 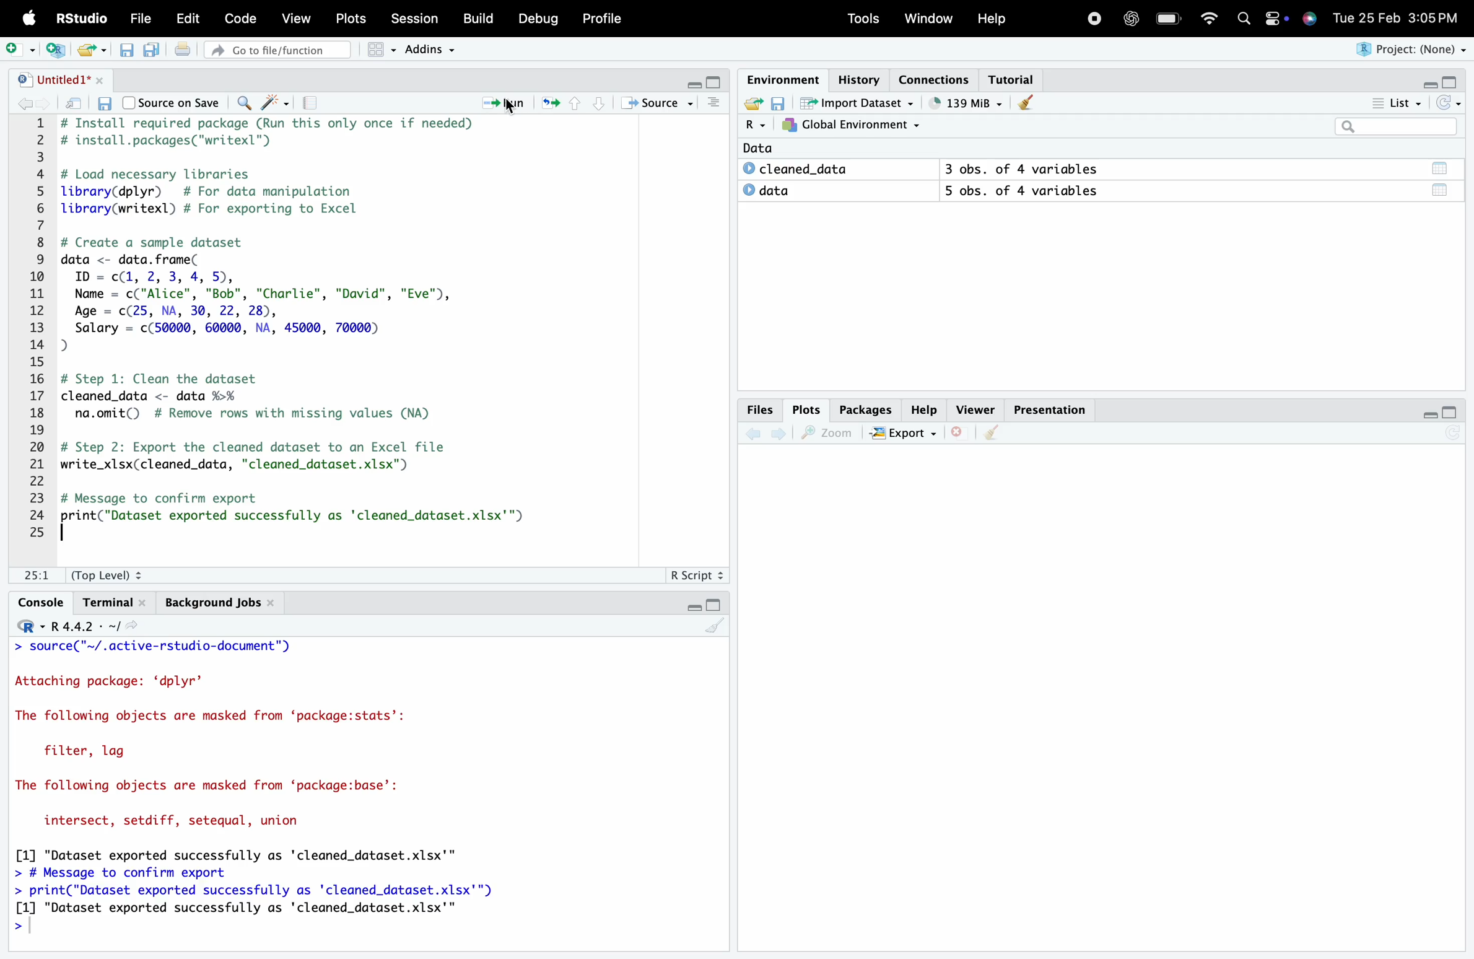 What do you see at coordinates (717, 628) in the screenshot?
I see `Clear console` at bounding box center [717, 628].